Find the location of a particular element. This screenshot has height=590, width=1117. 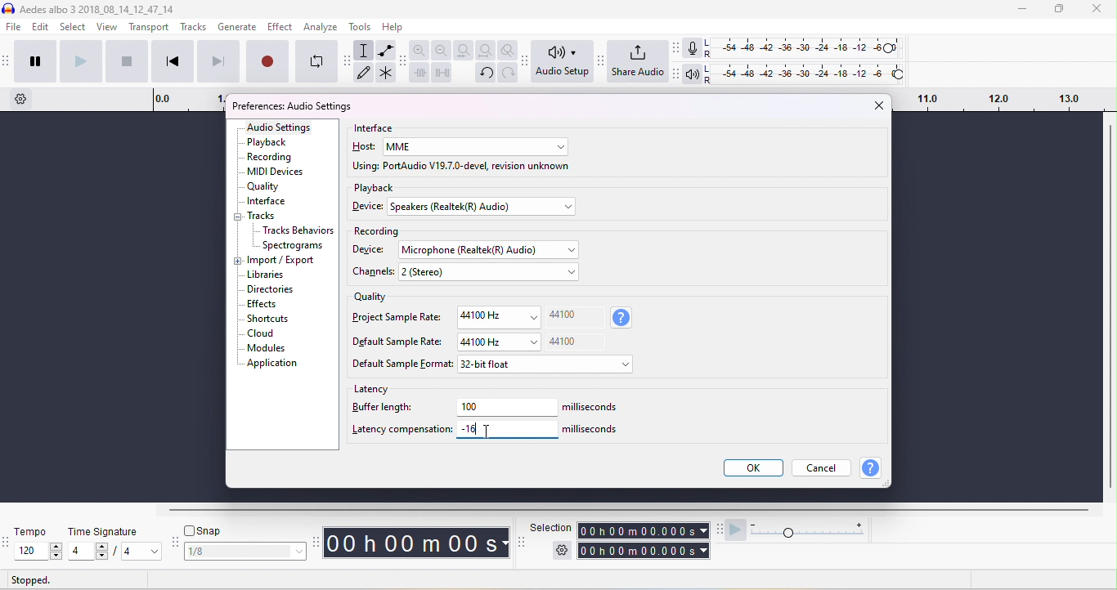

generate is located at coordinates (238, 28).